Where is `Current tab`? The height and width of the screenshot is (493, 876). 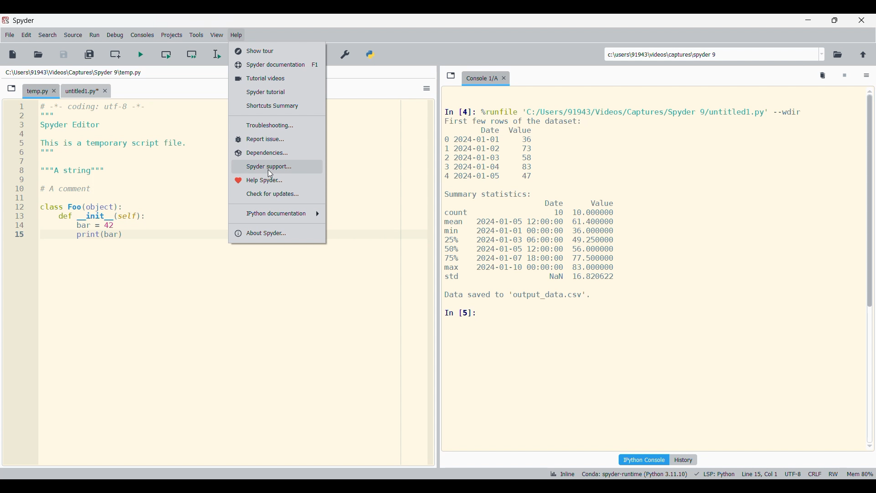
Current tab is located at coordinates (481, 78).